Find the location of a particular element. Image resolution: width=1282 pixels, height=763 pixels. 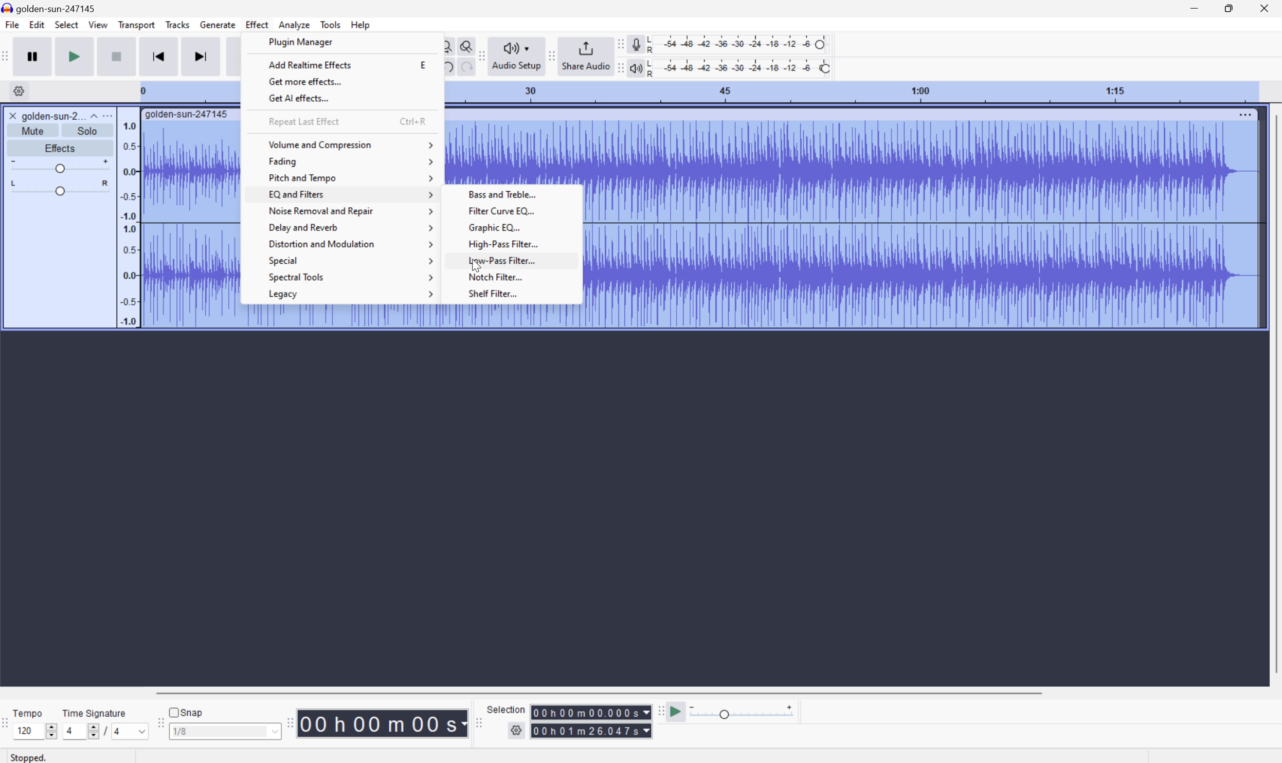

Solo is located at coordinates (87, 131).